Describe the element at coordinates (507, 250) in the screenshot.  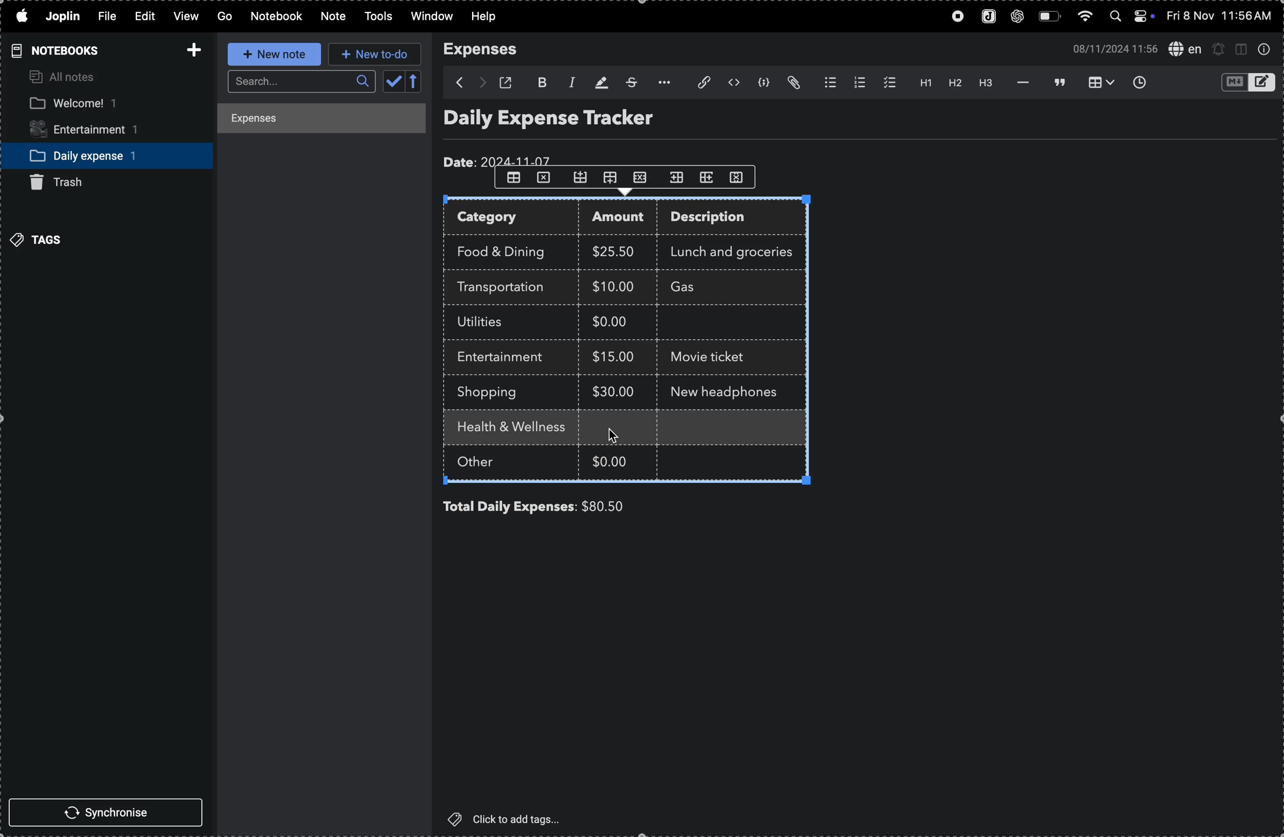
I see `food and drink` at that location.